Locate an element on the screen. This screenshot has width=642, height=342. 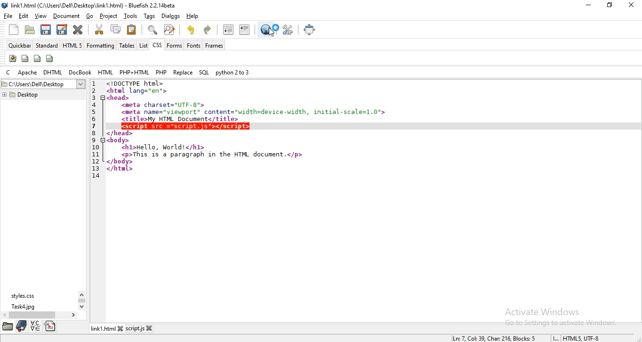
code is located at coordinates (248, 101).